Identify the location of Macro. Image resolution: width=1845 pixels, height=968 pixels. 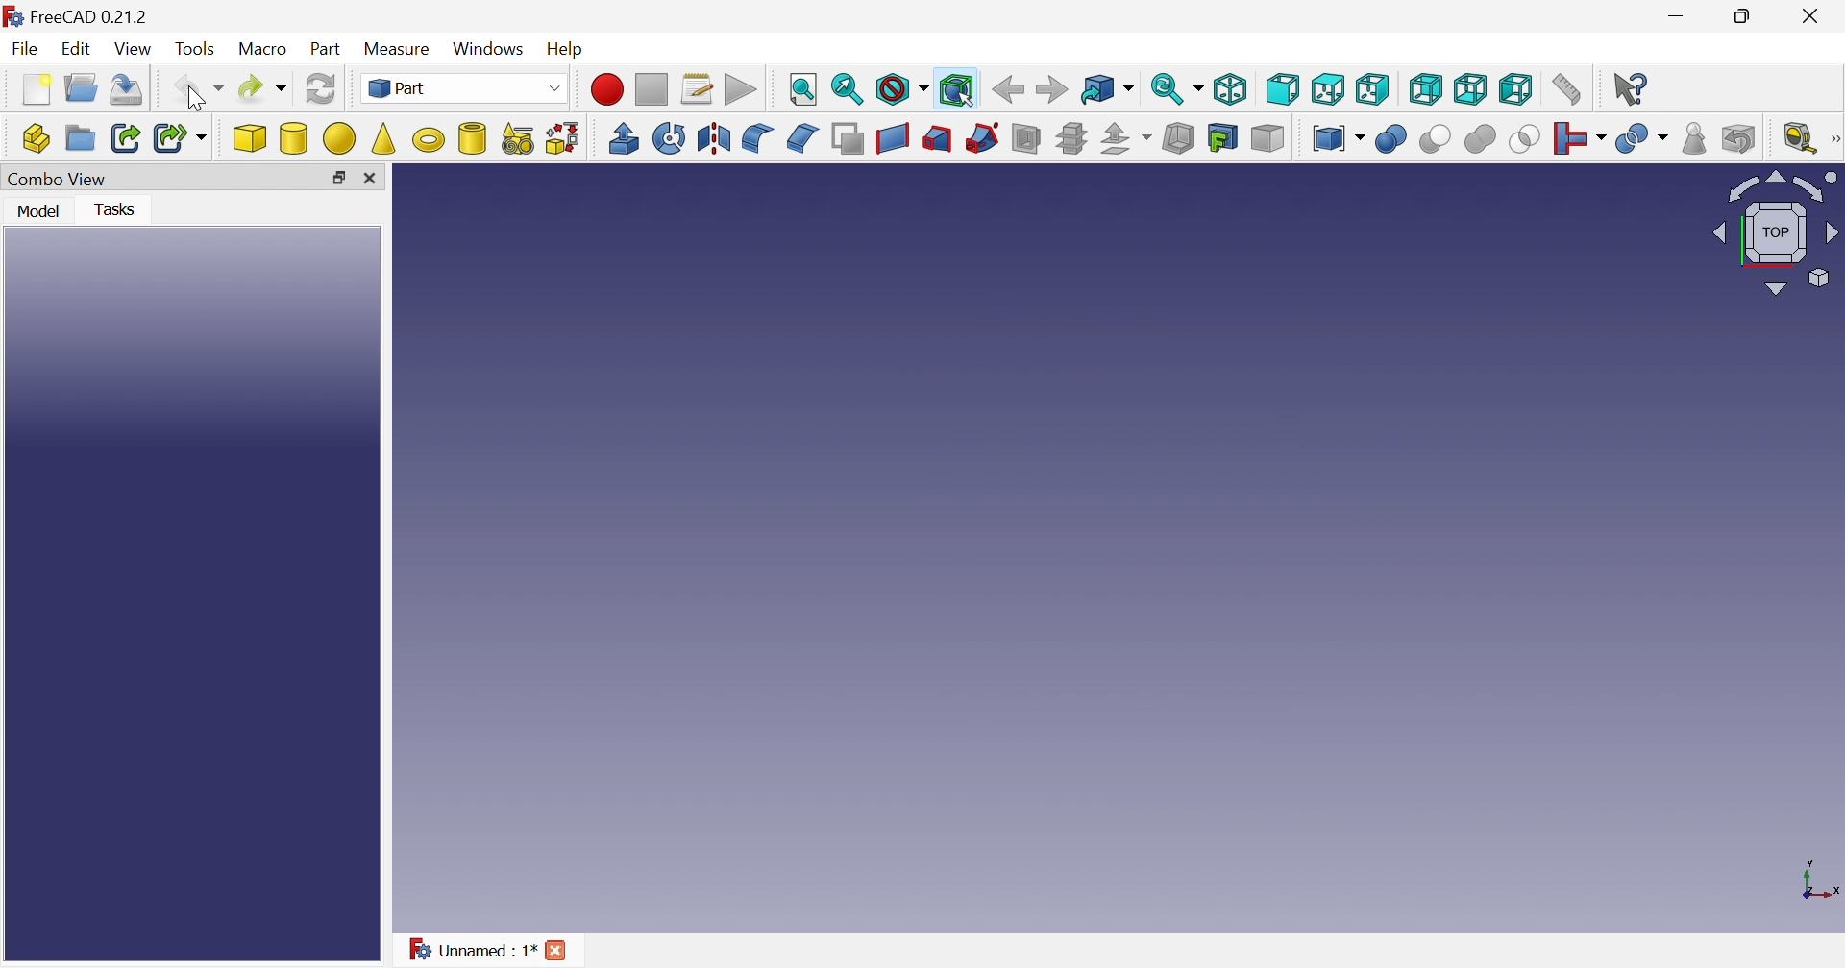
(262, 50).